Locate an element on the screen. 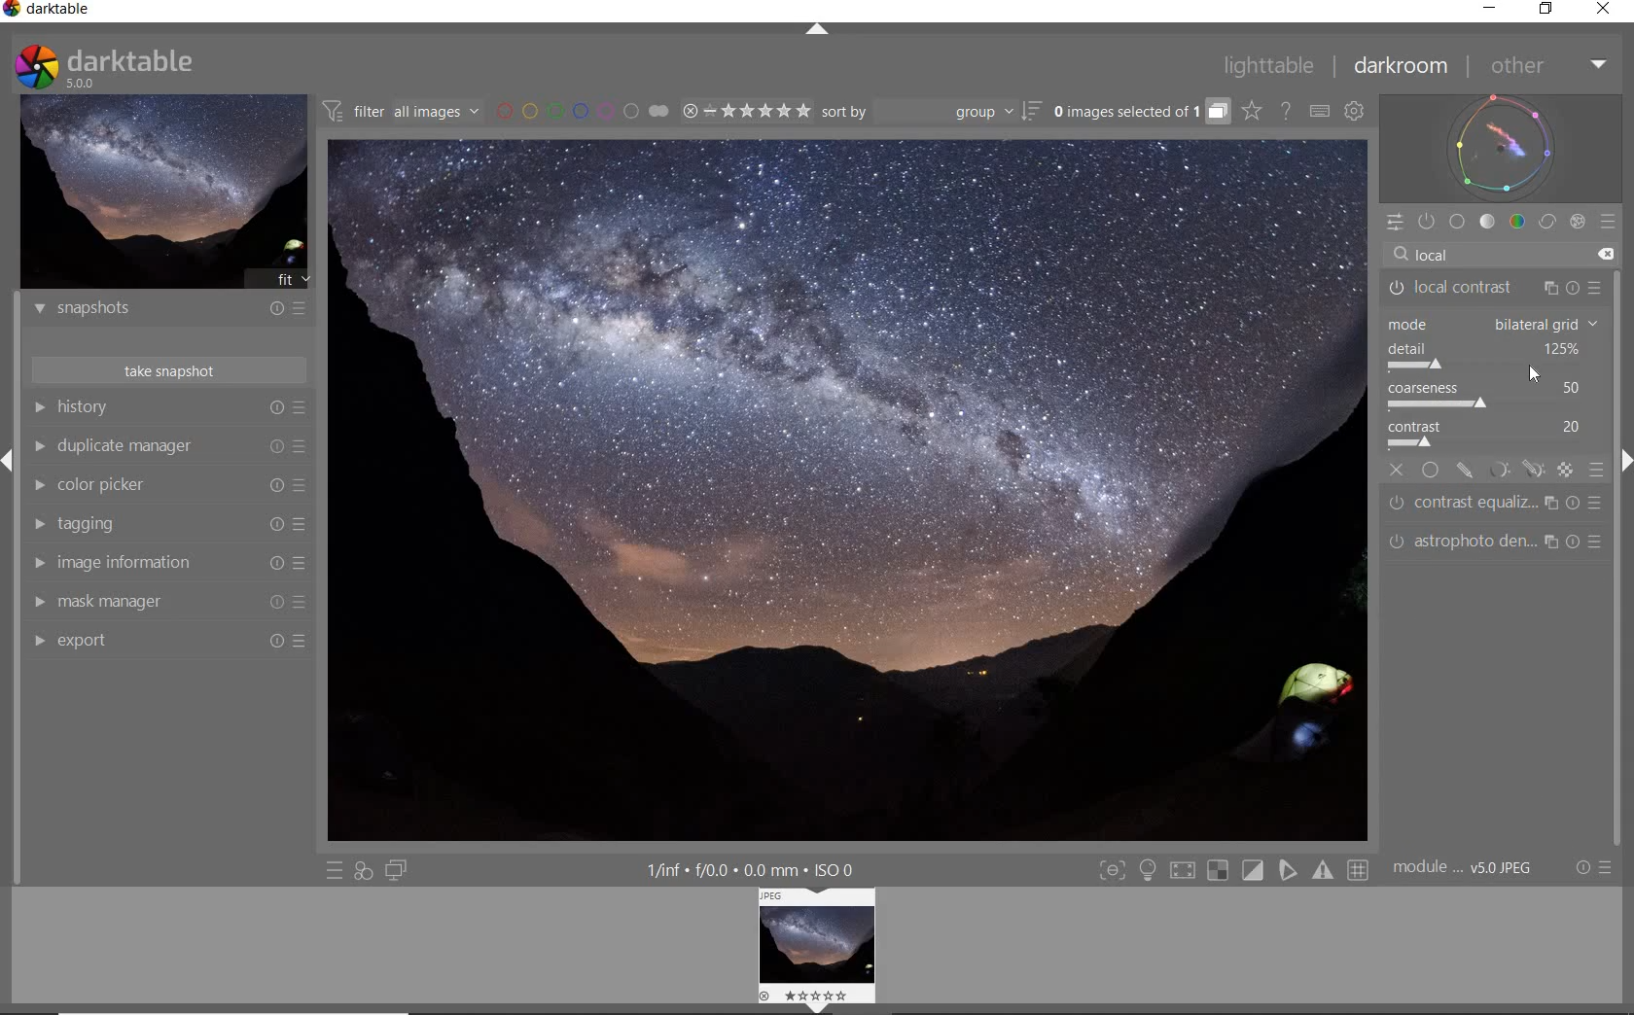  reset is located at coordinates (274, 442).